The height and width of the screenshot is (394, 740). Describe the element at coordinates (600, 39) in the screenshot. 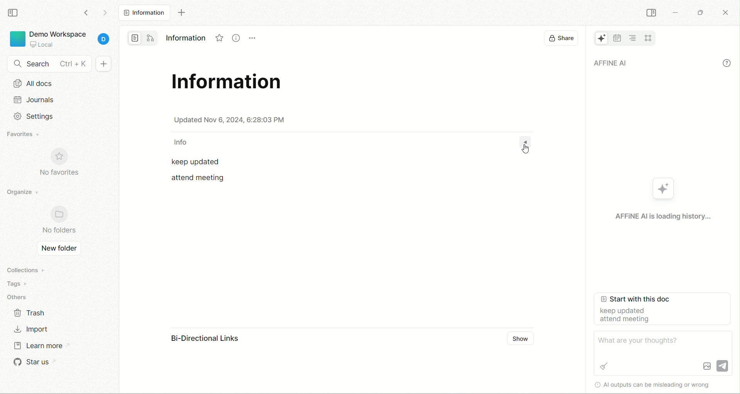

I see `AFFiNE AI` at that location.